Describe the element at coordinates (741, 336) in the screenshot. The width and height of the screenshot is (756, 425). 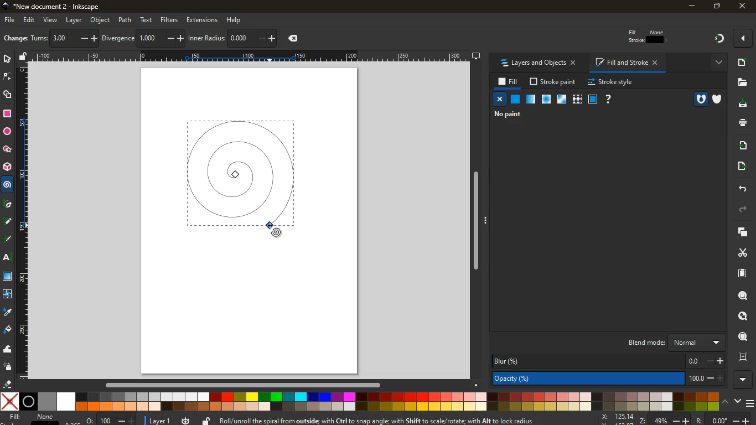
I see `find` at that location.